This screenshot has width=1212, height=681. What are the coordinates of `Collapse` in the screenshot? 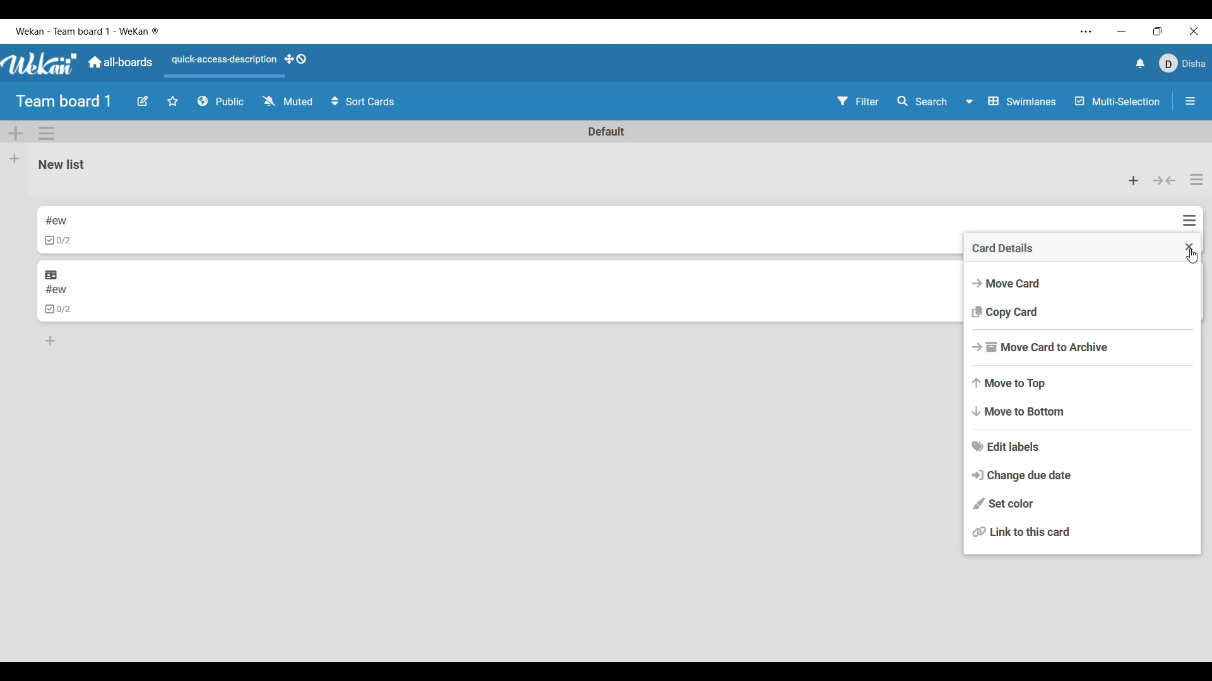 It's located at (1164, 181).